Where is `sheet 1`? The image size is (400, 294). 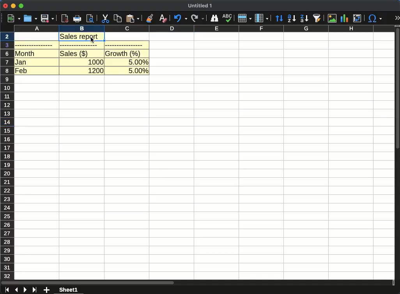 sheet 1 is located at coordinates (69, 290).